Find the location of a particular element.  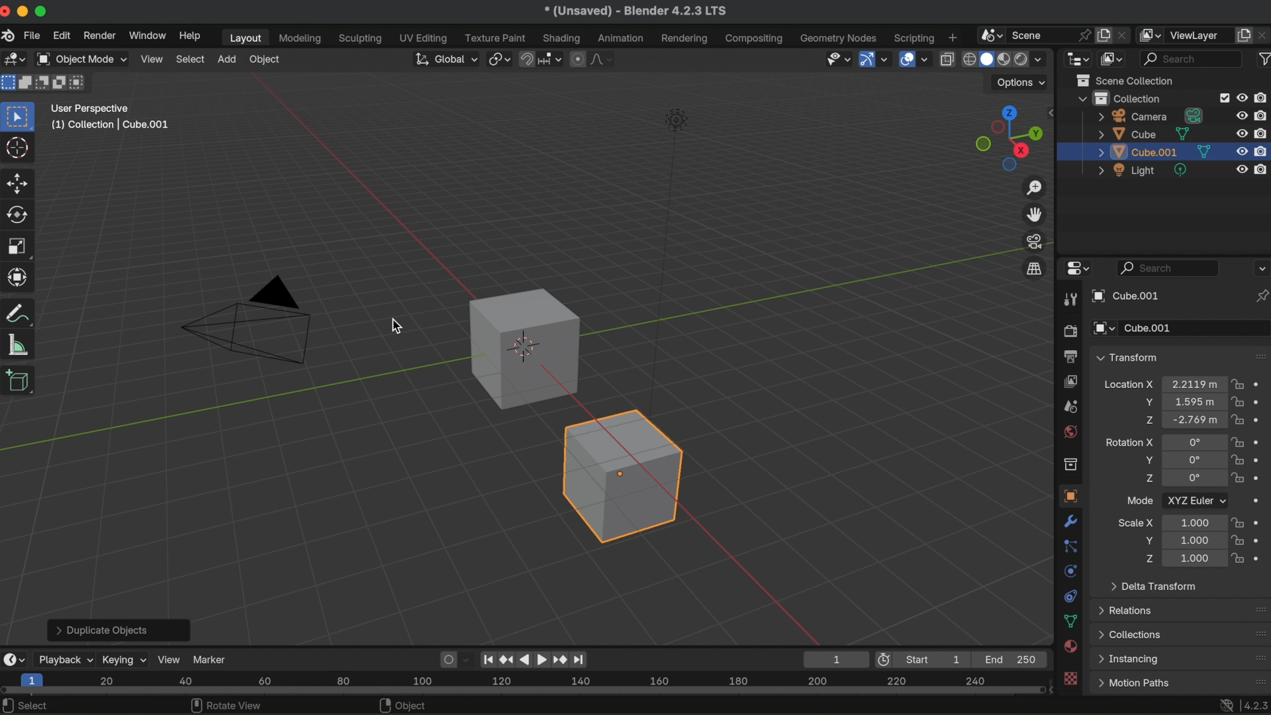

snapping is located at coordinates (551, 58).